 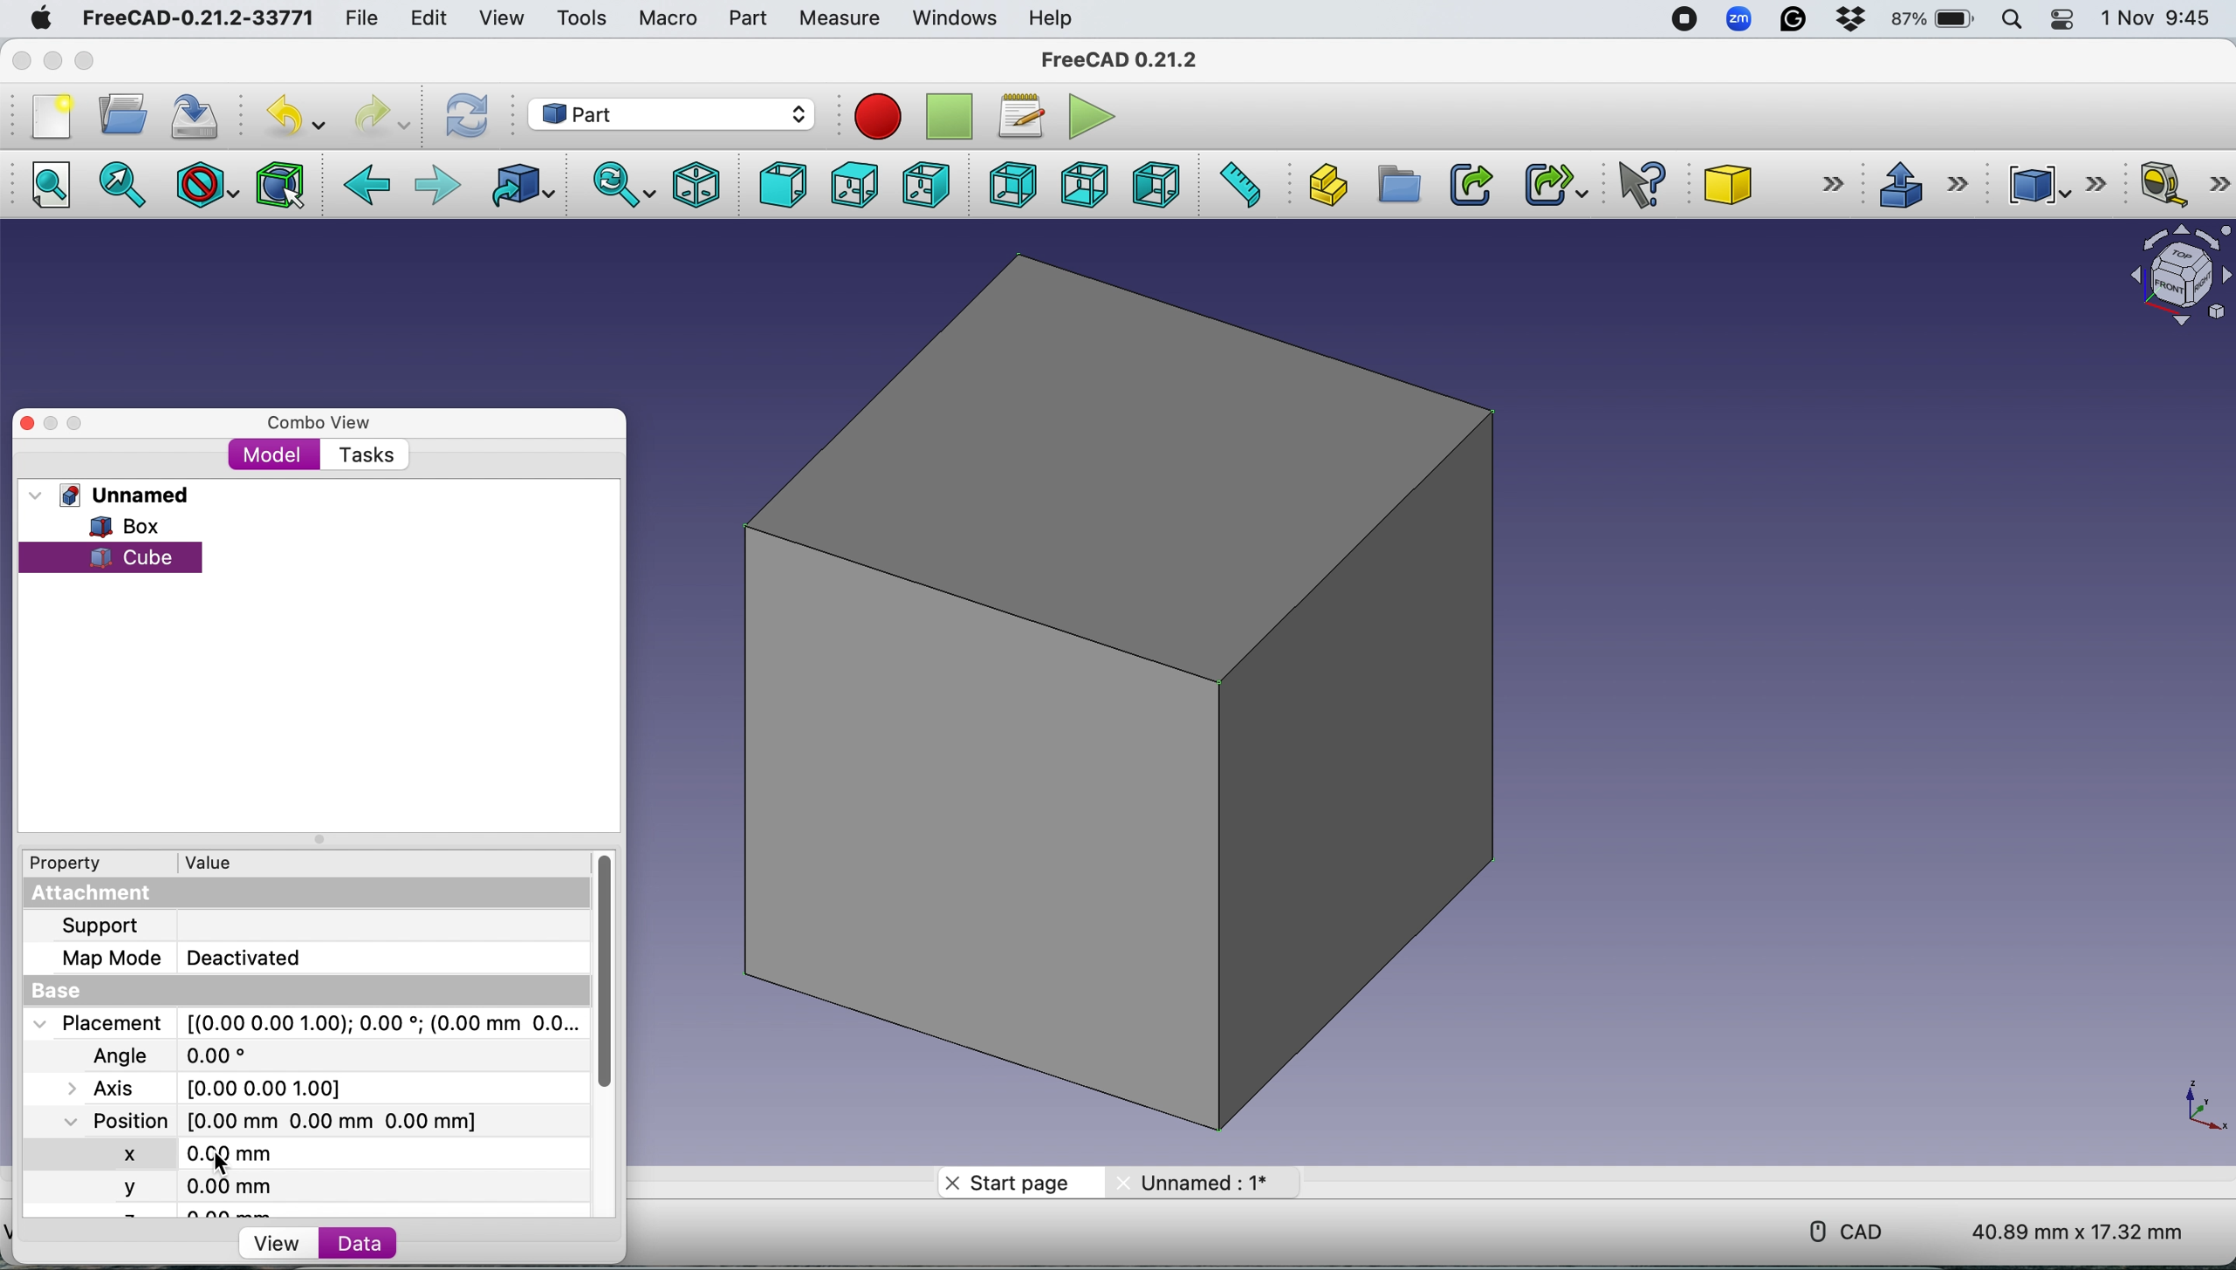 I want to click on Model, so click(x=274, y=456).